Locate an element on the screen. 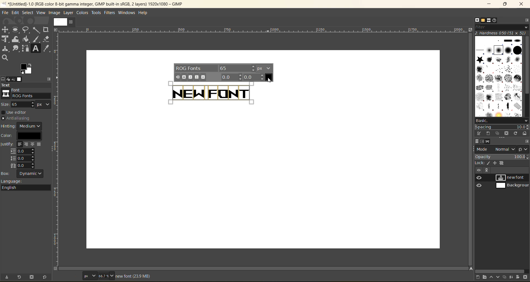 This screenshot has height=282, width=530. view paths is located at coordinates (487, 170).